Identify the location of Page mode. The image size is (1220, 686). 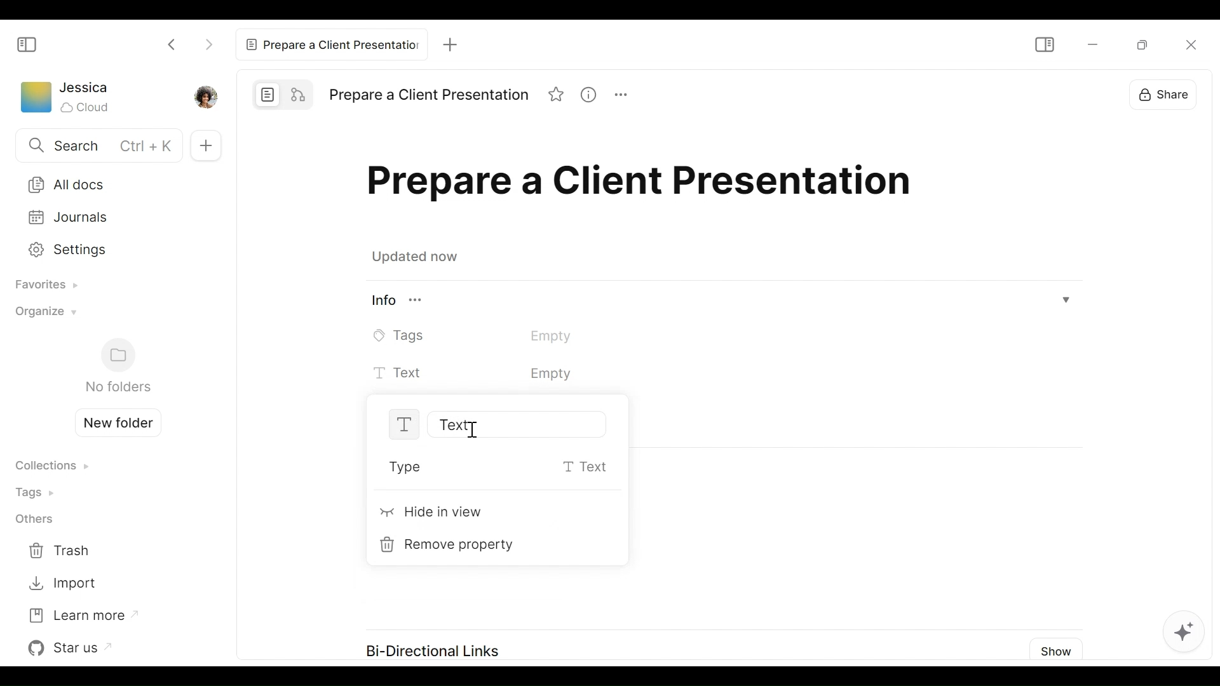
(268, 94).